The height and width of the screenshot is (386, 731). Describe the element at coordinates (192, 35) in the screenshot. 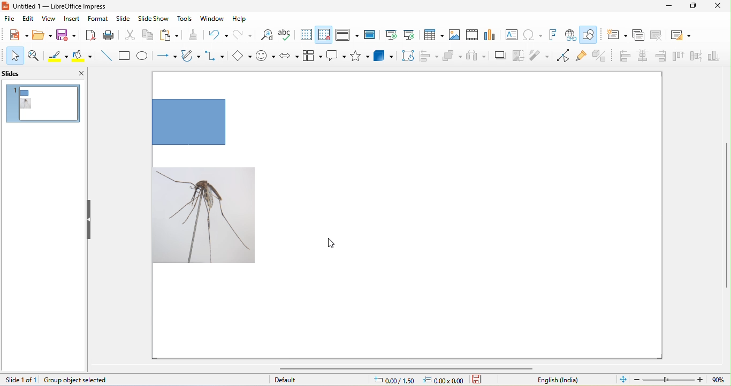

I see `clone formatting` at that location.